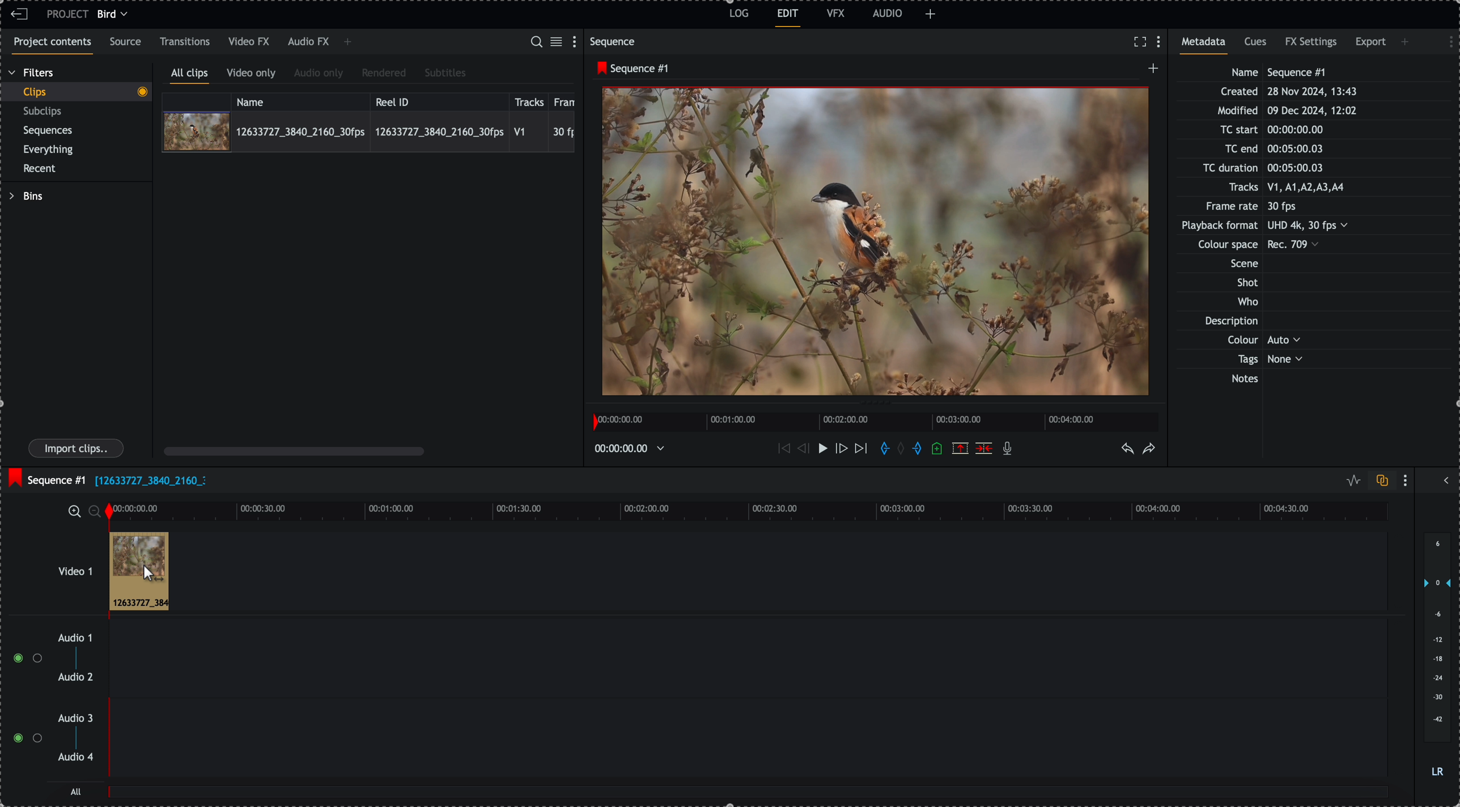  Describe the element at coordinates (1140, 41) in the screenshot. I see `fullscreen` at that location.